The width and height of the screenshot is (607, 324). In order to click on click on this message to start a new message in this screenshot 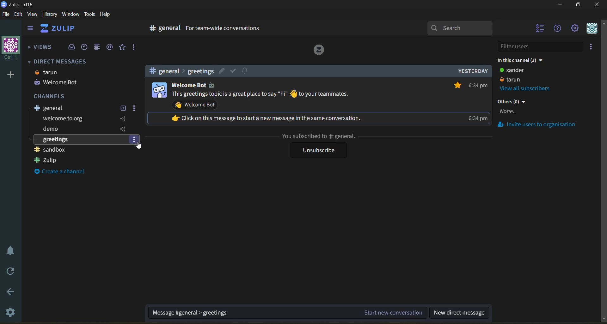, I will do `click(272, 118)`.